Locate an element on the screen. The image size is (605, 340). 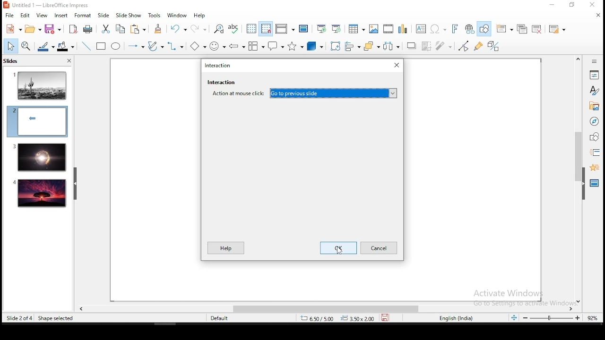
new slide is located at coordinates (505, 28).